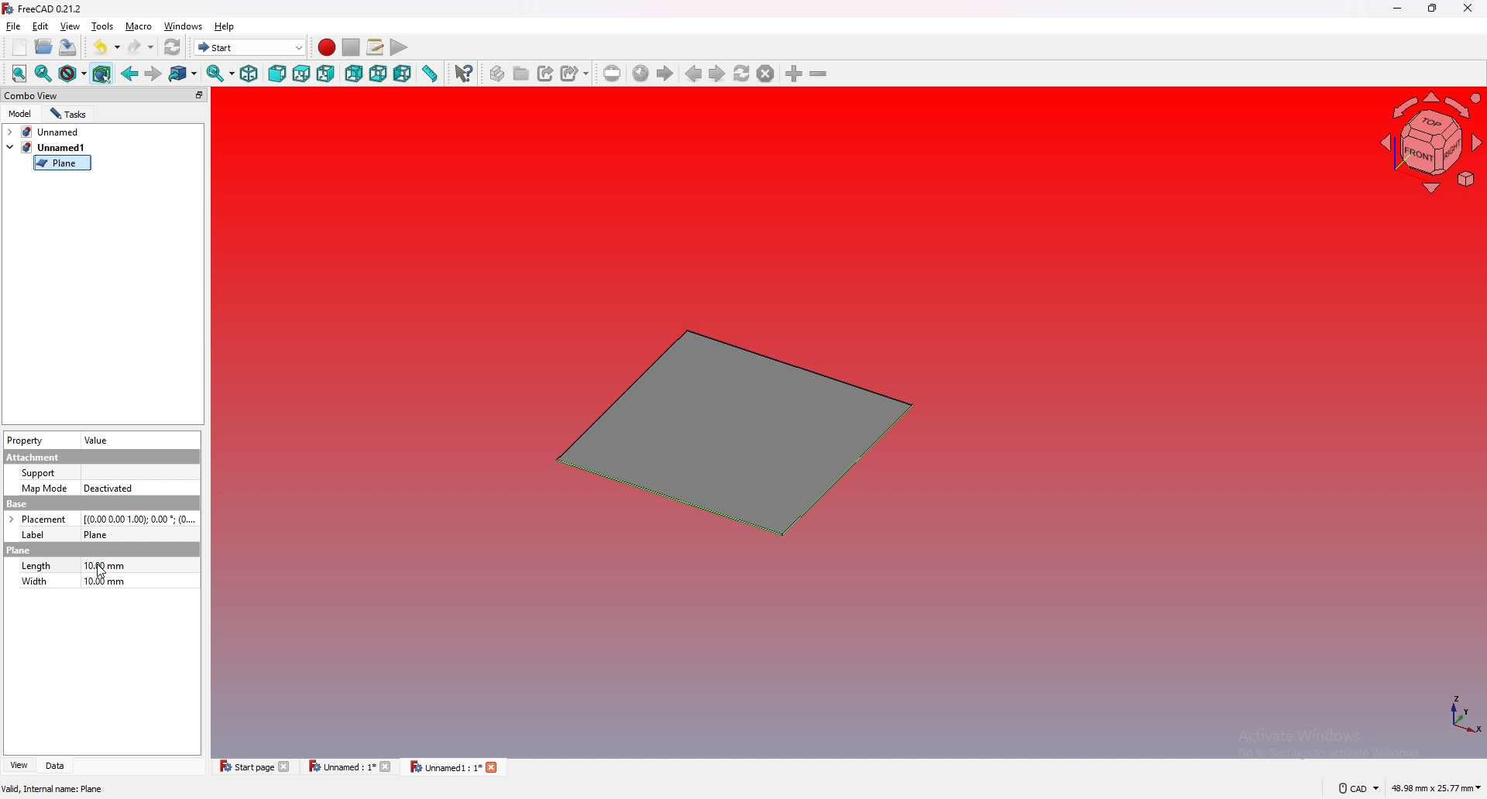 The width and height of the screenshot is (1487, 799). What do you see at coordinates (153, 74) in the screenshot?
I see `forward` at bounding box center [153, 74].